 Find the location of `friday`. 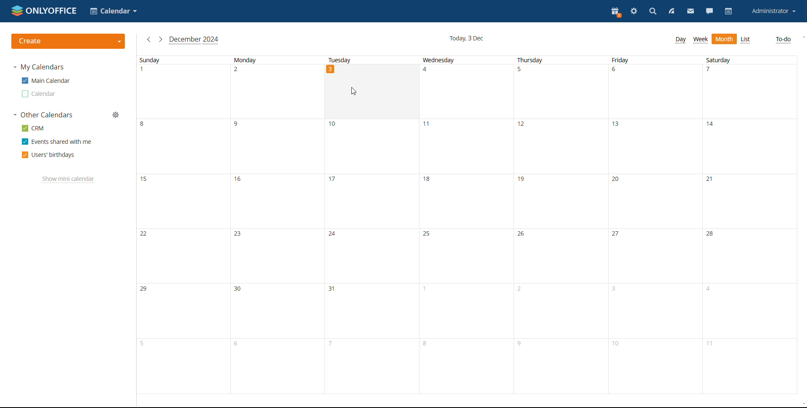

friday is located at coordinates (654, 225).